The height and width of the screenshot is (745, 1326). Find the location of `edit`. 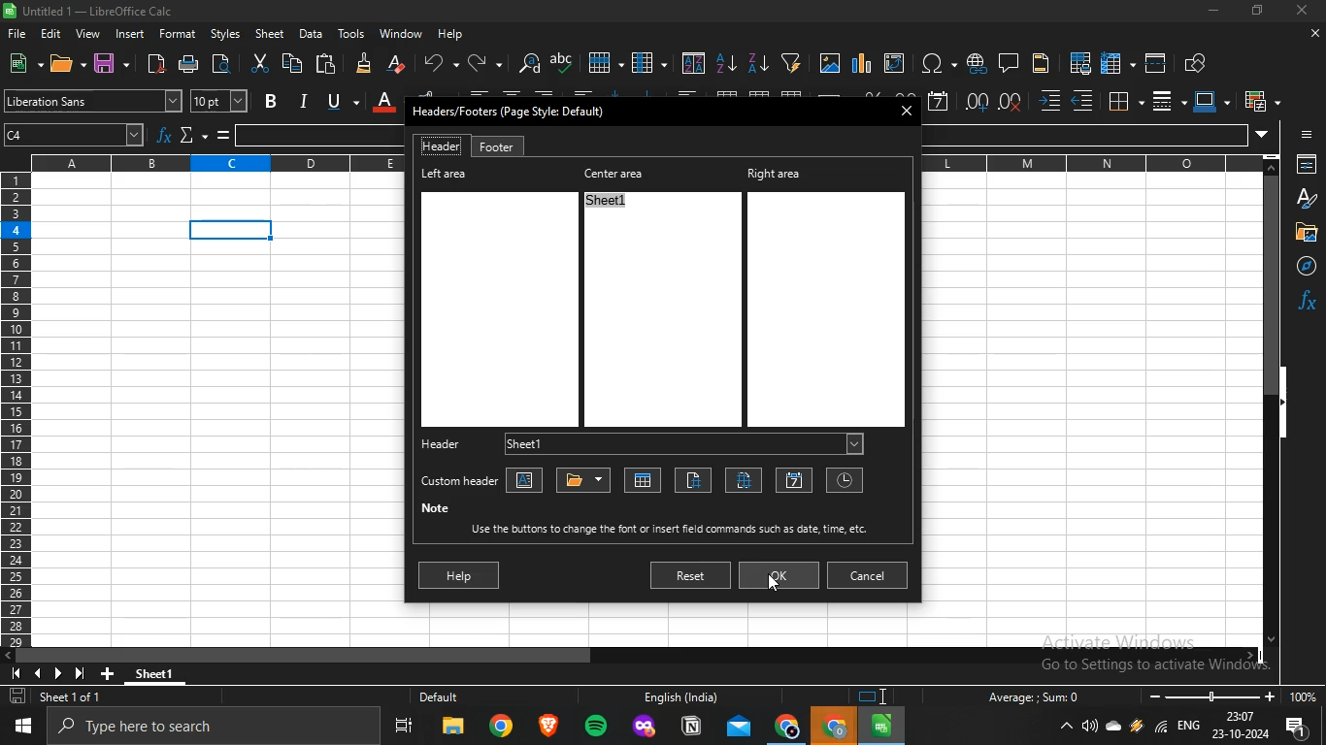

edit is located at coordinates (53, 32).